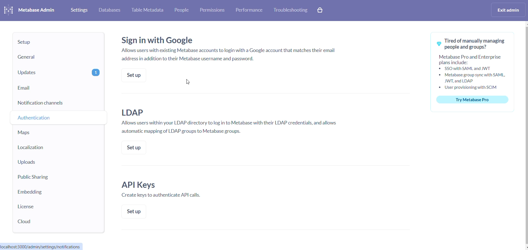  Describe the element at coordinates (53, 42) in the screenshot. I see `setup` at that location.